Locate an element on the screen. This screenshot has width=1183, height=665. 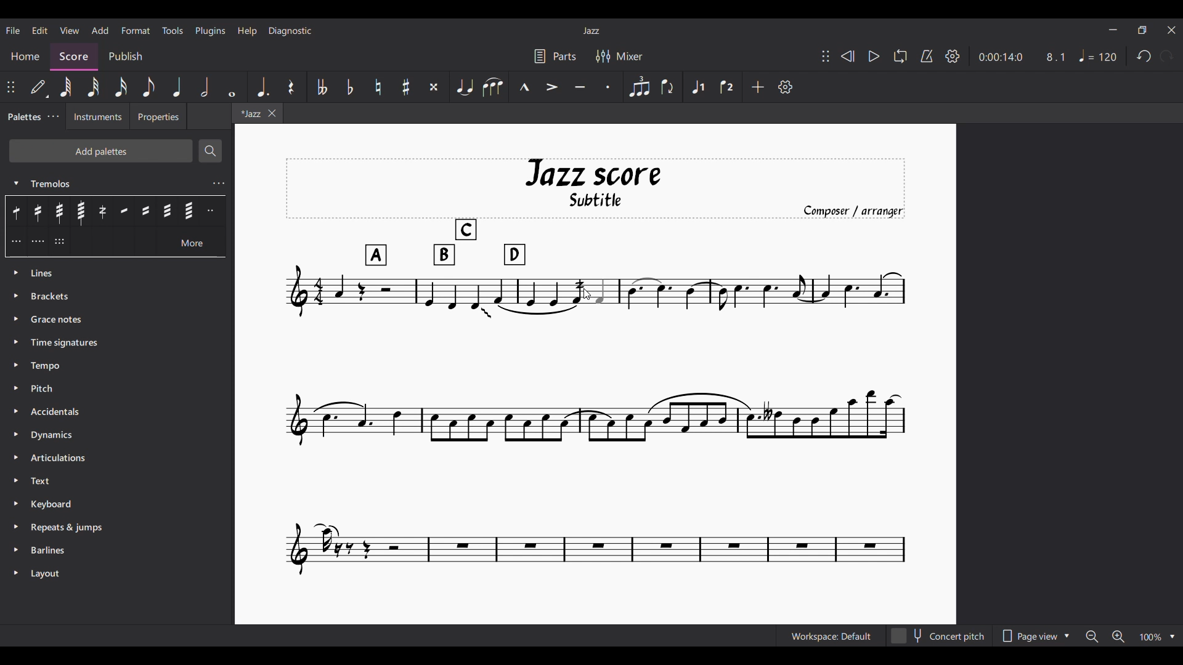
Settings is located at coordinates (953, 56).